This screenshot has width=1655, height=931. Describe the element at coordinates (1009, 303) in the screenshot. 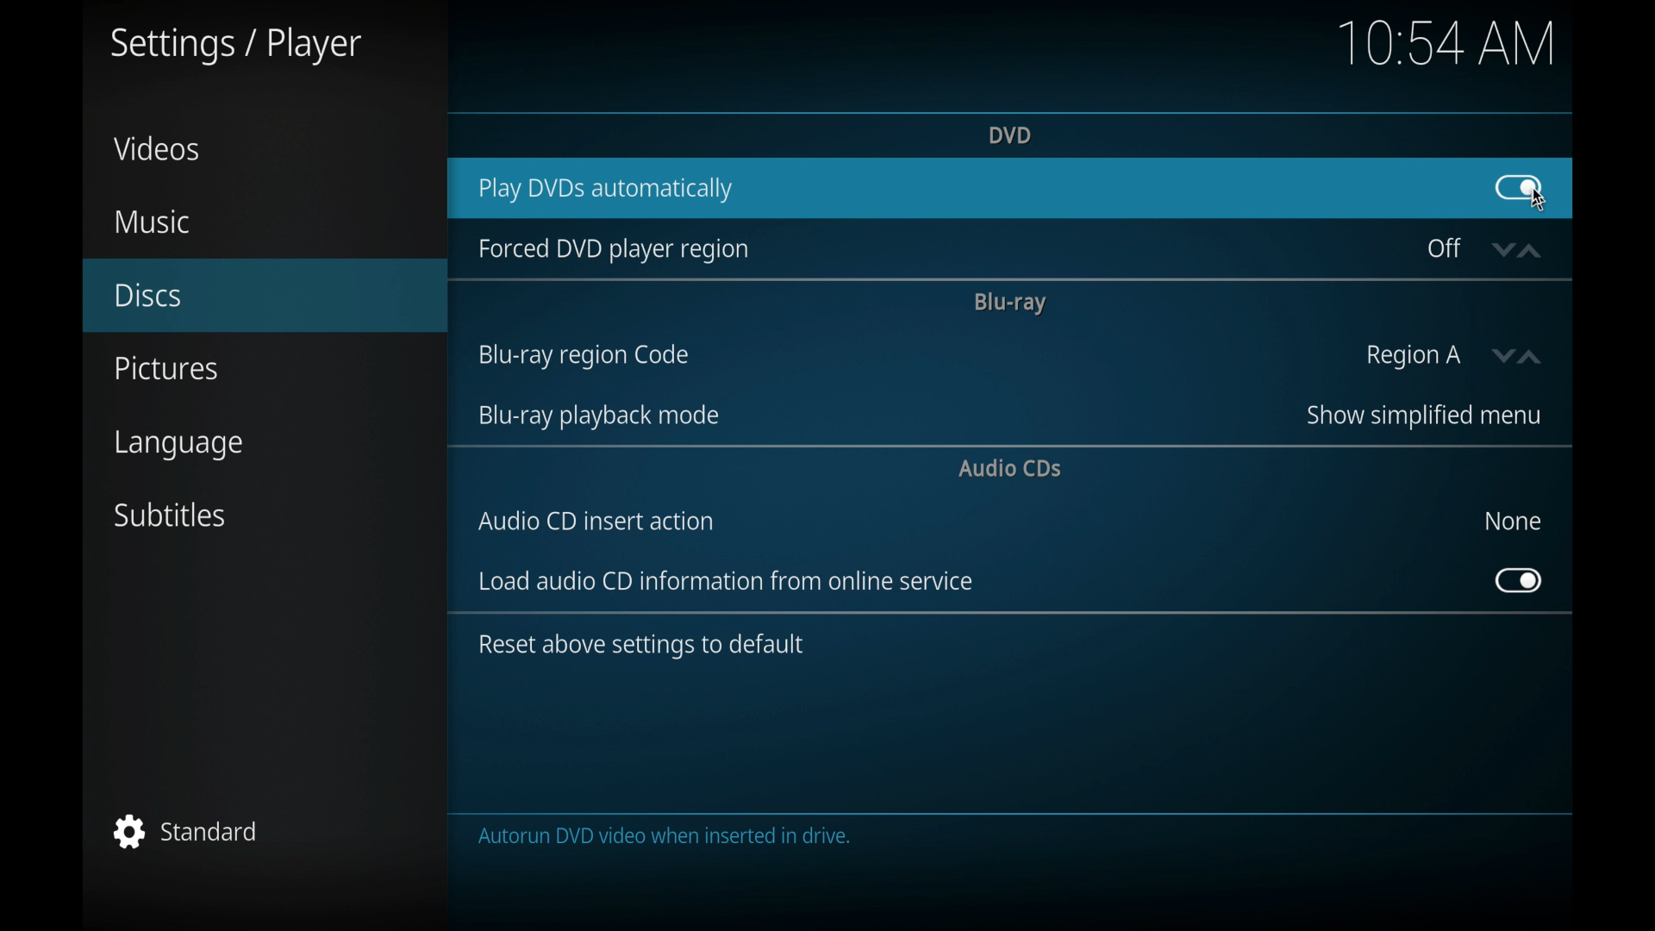

I see `blu-ray` at that location.